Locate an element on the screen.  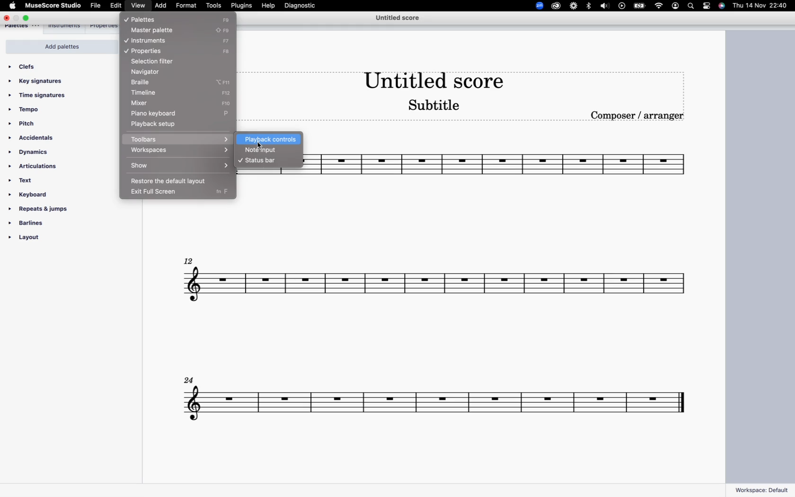
keyboard is located at coordinates (33, 195).